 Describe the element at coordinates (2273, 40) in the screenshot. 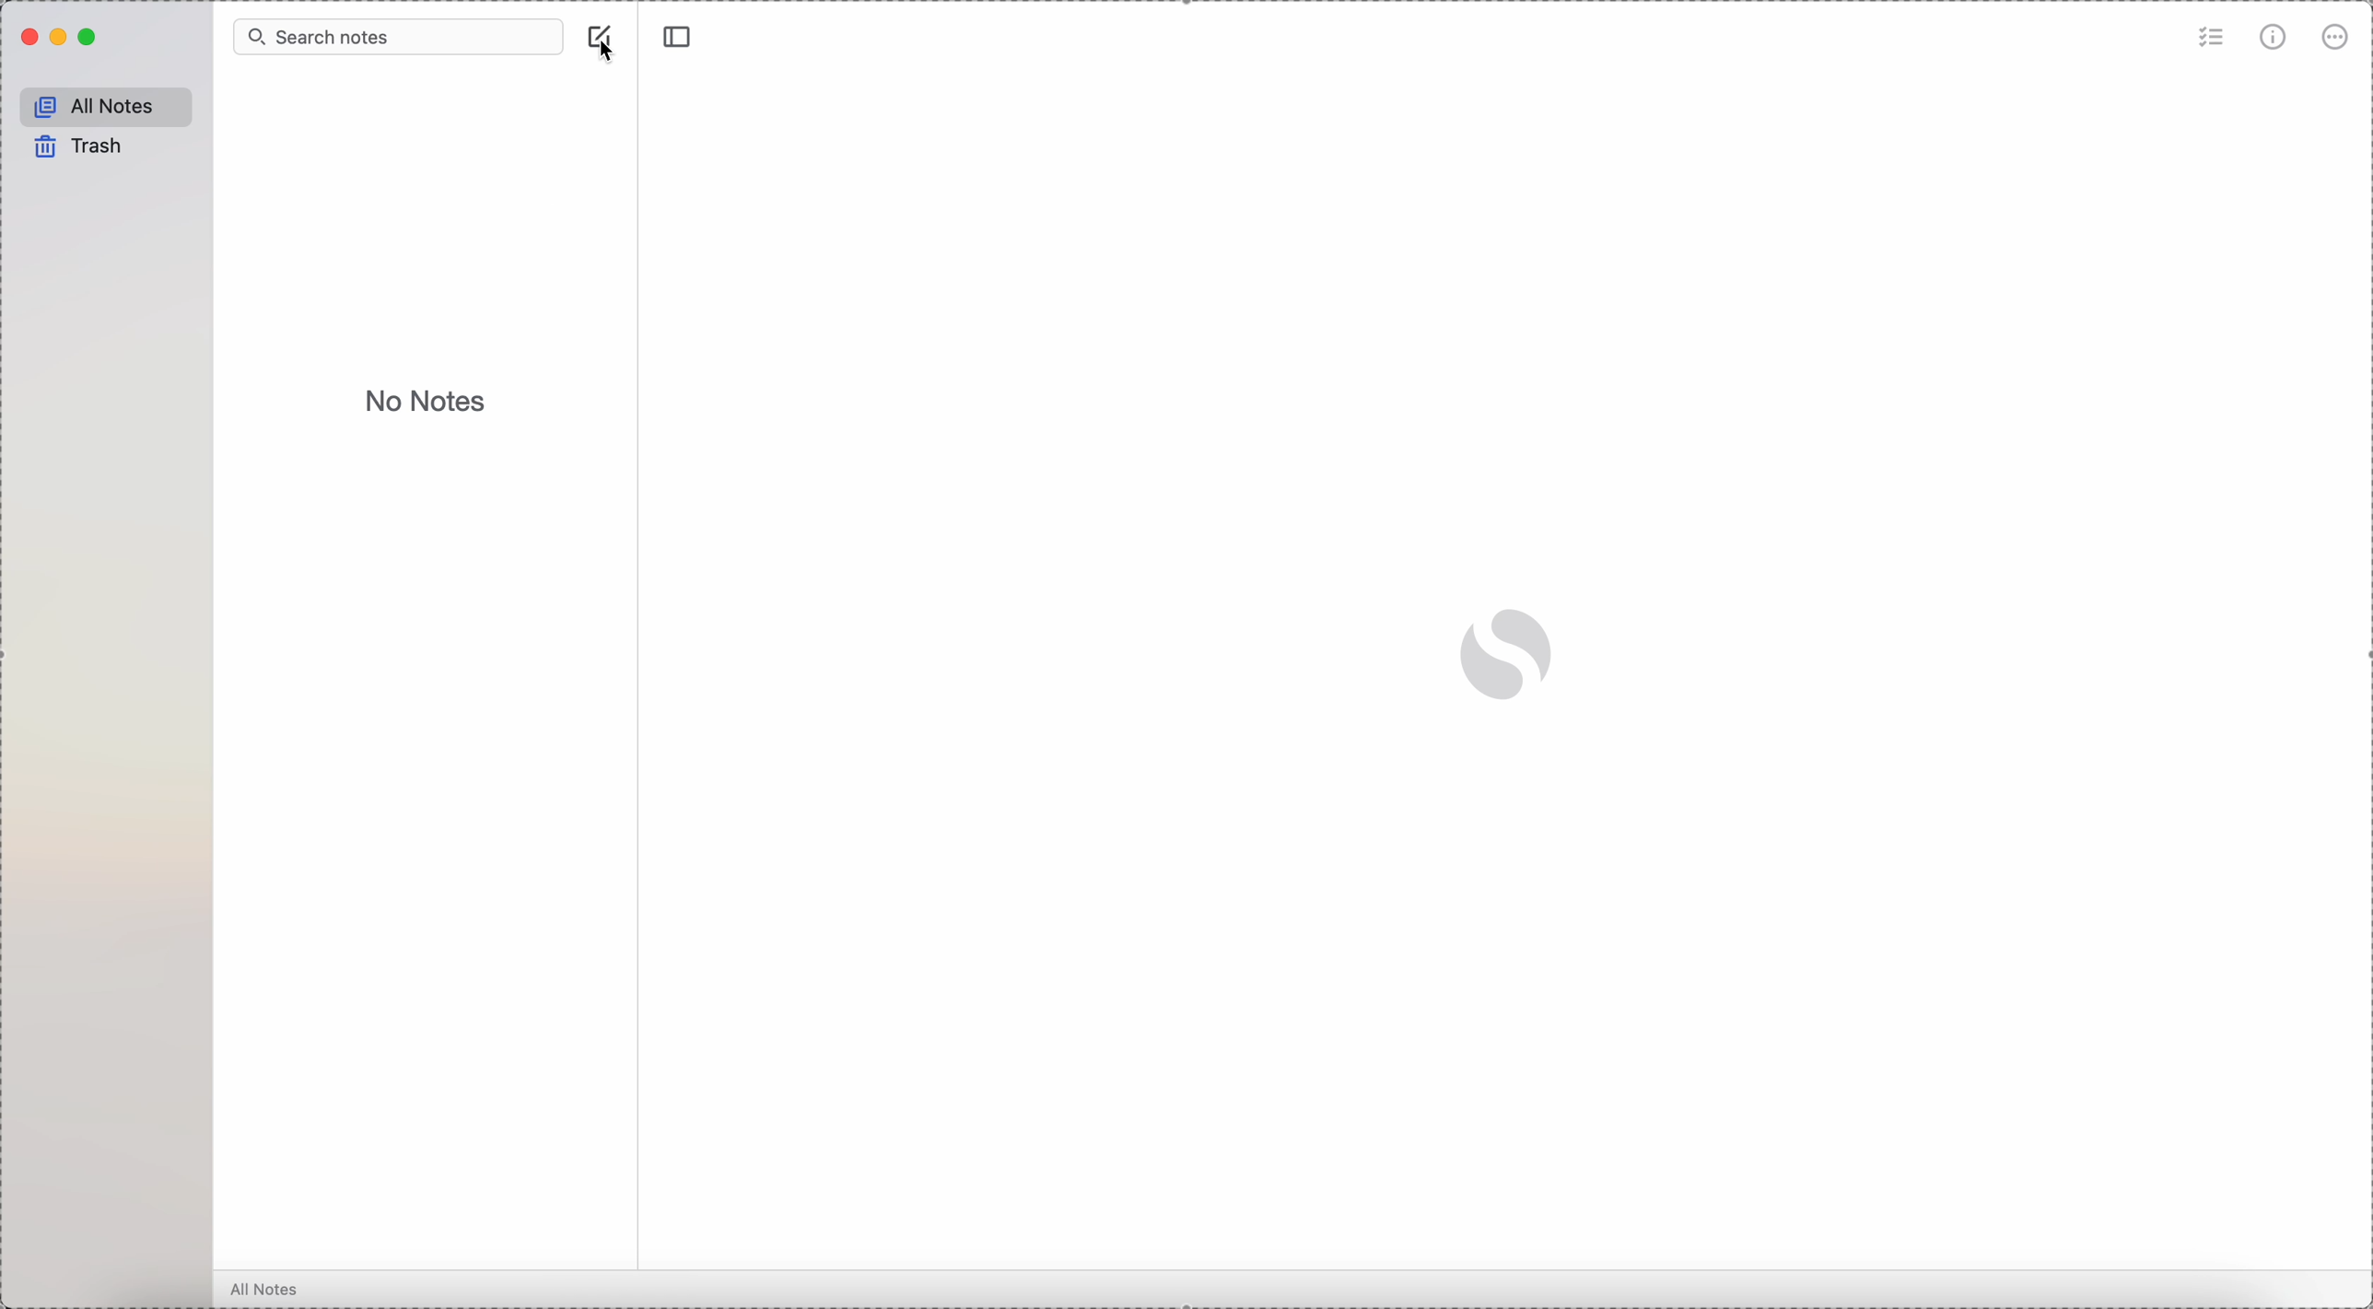

I see `metrics` at that location.